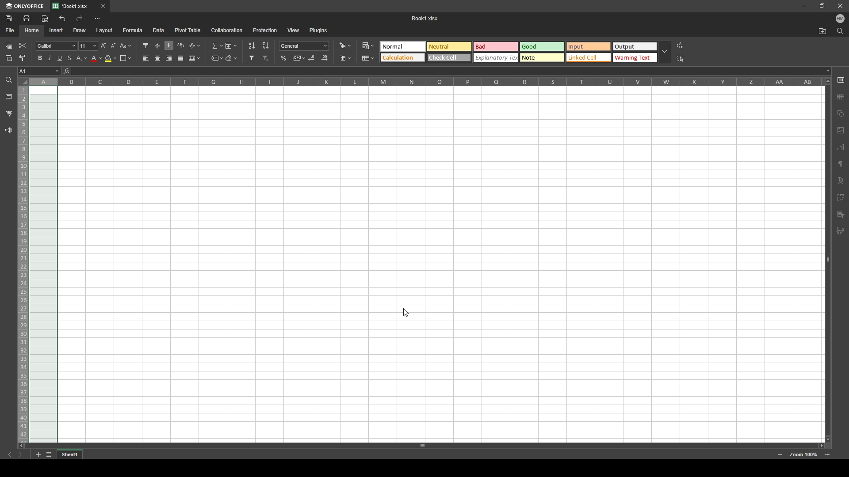  I want to click on next, so click(20, 455).